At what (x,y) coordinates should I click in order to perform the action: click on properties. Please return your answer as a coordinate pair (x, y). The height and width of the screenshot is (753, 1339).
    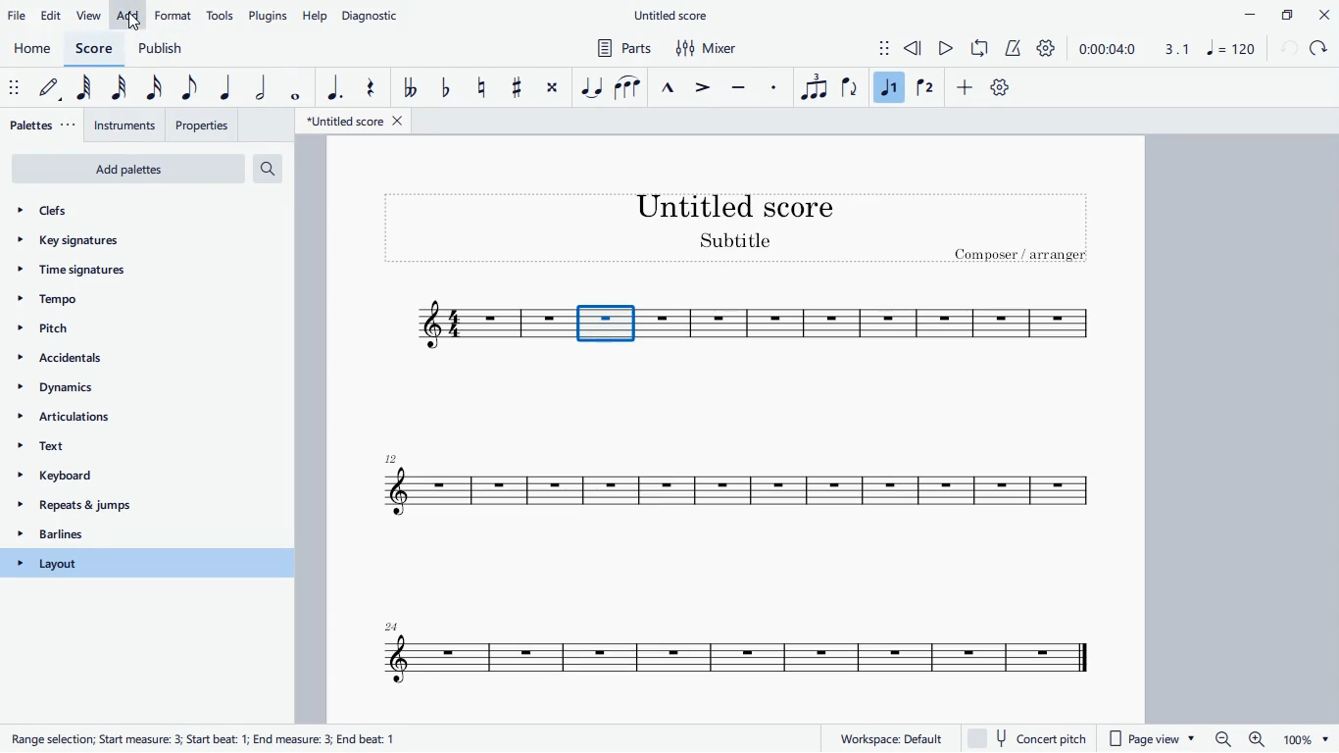
    Looking at the image, I should click on (204, 124).